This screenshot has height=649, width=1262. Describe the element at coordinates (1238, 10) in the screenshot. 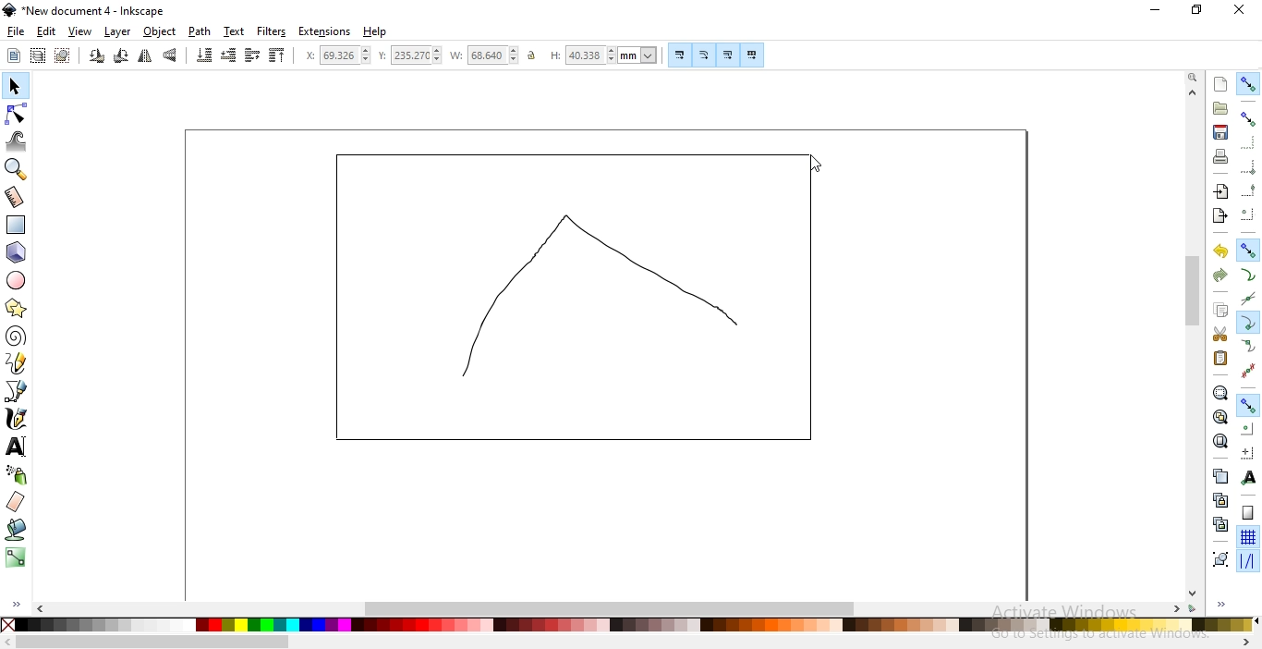

I see `close` at that location.